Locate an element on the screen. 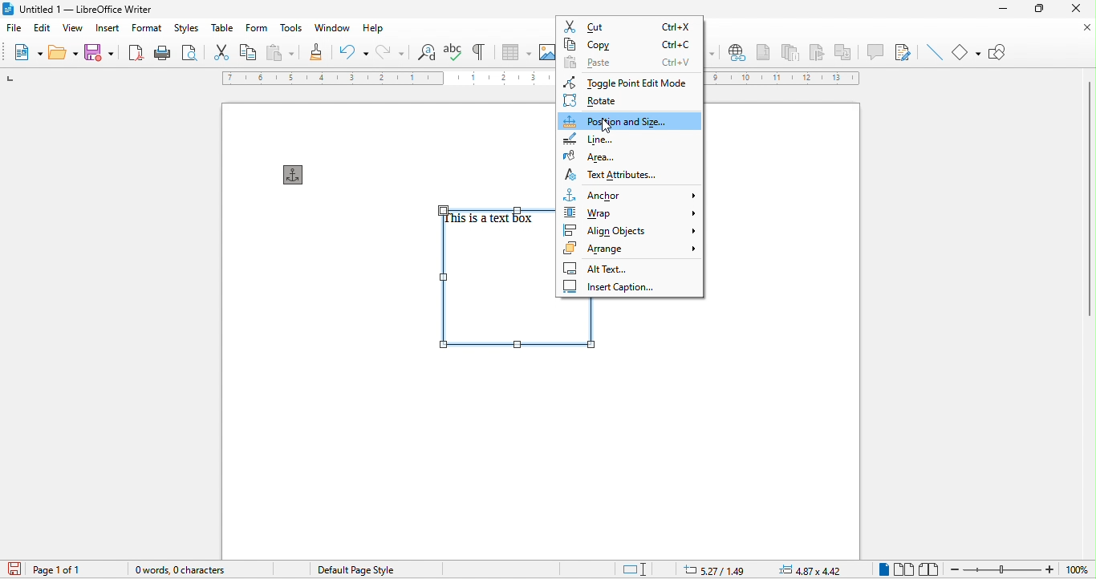 This screenshot has width=1096, height=579. untitied | — Libreoffice writer is located at coordinates (99, 10).